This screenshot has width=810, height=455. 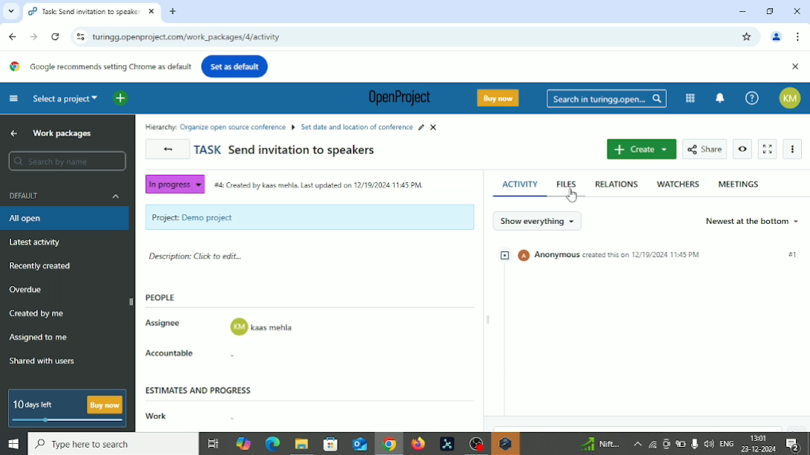 I want to click on Show everything, so click(x=537, y=220).